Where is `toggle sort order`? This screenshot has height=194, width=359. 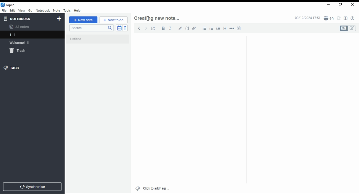 toggle sort order is located at coordinates (119, 28).